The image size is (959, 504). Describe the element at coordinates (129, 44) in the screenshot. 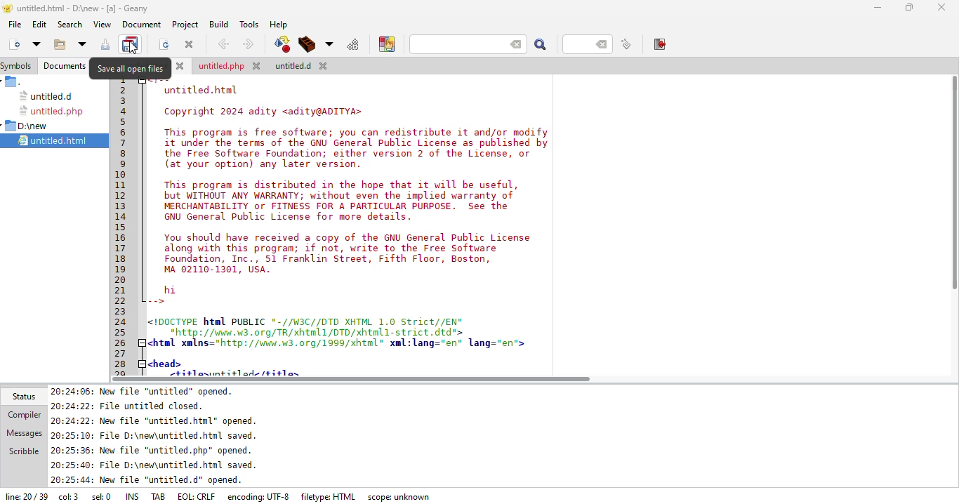

I see `save all open` at that location.